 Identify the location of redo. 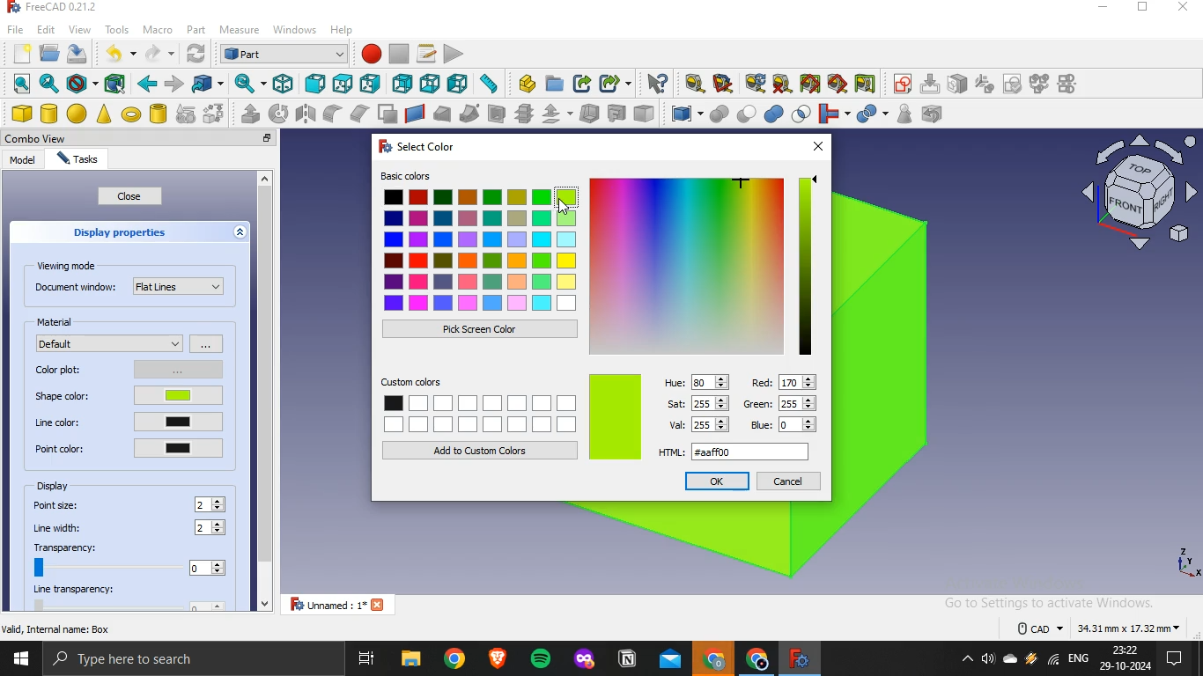
(153, 54).